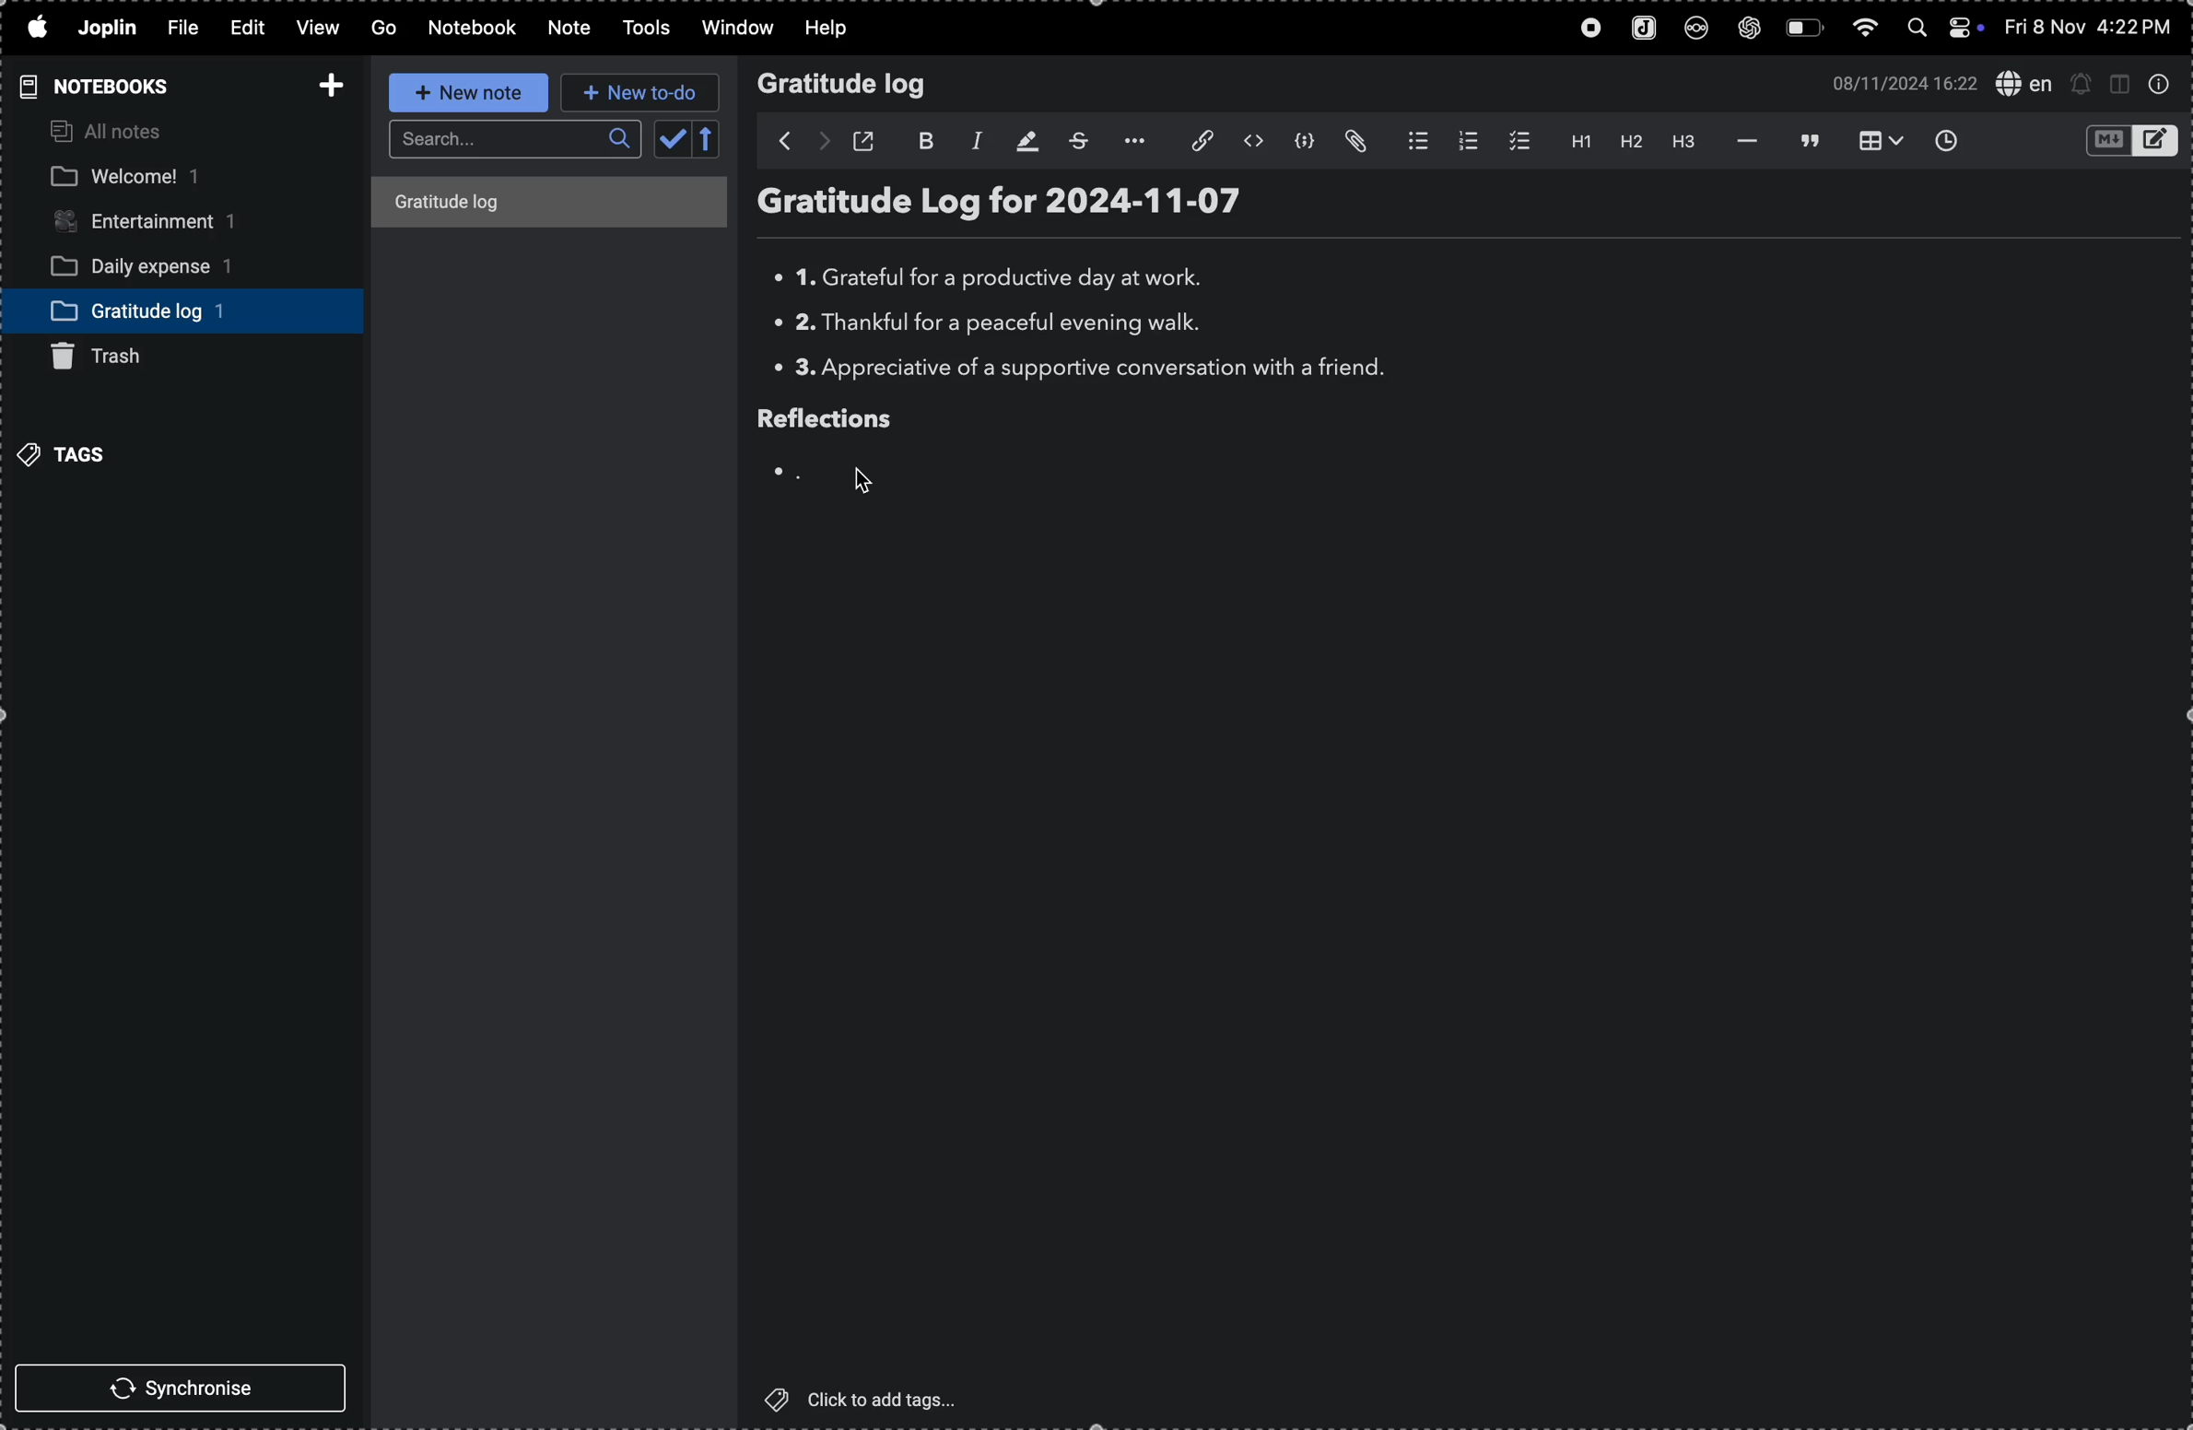 The width and height of the screenshot is (2193, 1430). Describe the element at coordinates (1354, 144) in the screenshot. I see `attach file` at that location.